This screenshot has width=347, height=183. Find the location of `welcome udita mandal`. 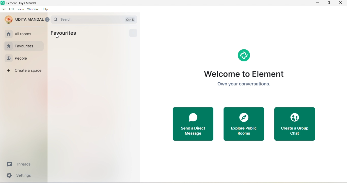

welcome udita mandal is located at coordinates (244, 79).